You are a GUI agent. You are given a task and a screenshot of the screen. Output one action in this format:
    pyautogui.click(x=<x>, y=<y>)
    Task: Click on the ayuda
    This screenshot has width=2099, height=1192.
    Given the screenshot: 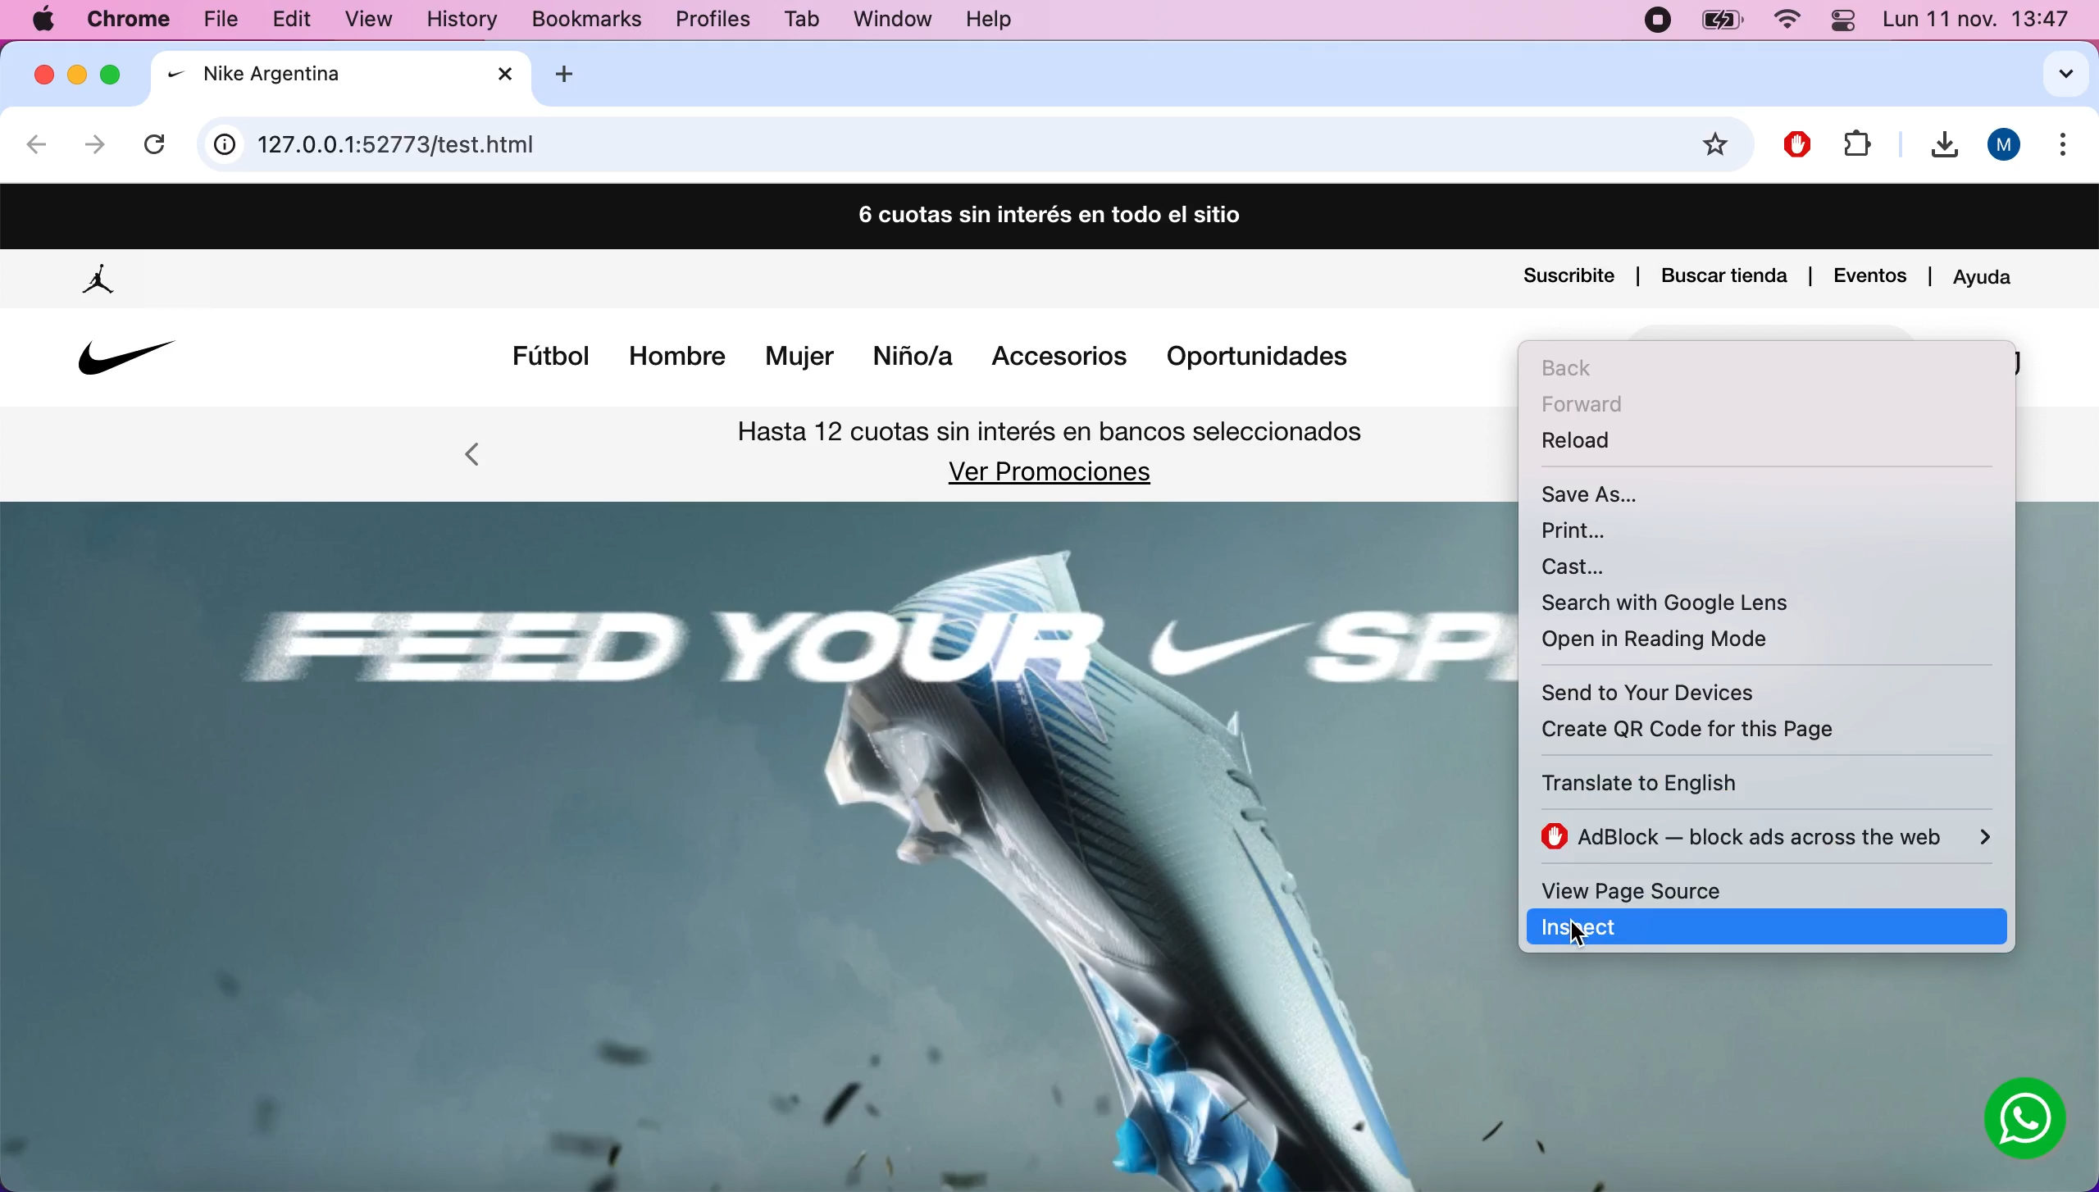 What is the action you would take?
    pyautogui.click(x=1987, y=273)
    